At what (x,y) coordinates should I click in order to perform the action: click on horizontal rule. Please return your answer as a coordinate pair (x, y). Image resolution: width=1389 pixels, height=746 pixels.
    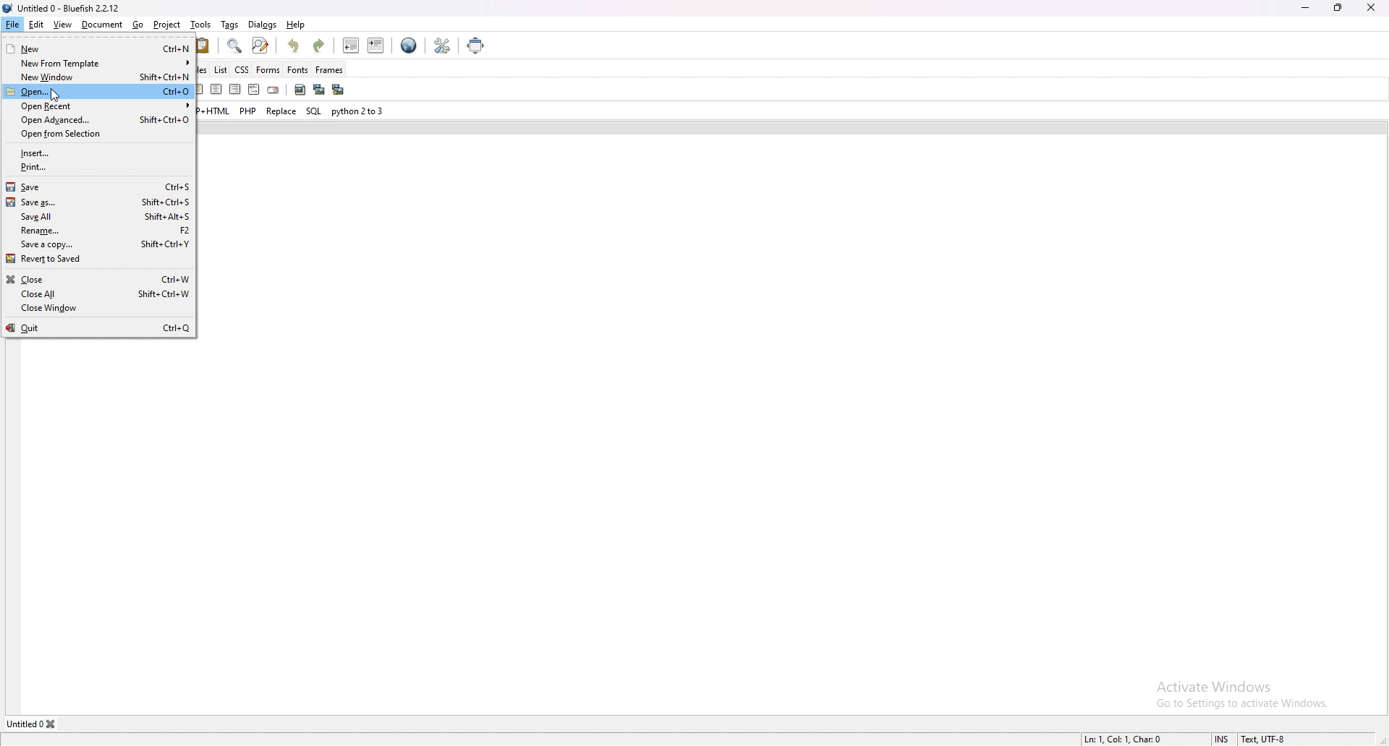
    Looking at the image, I should click on (197, 89).